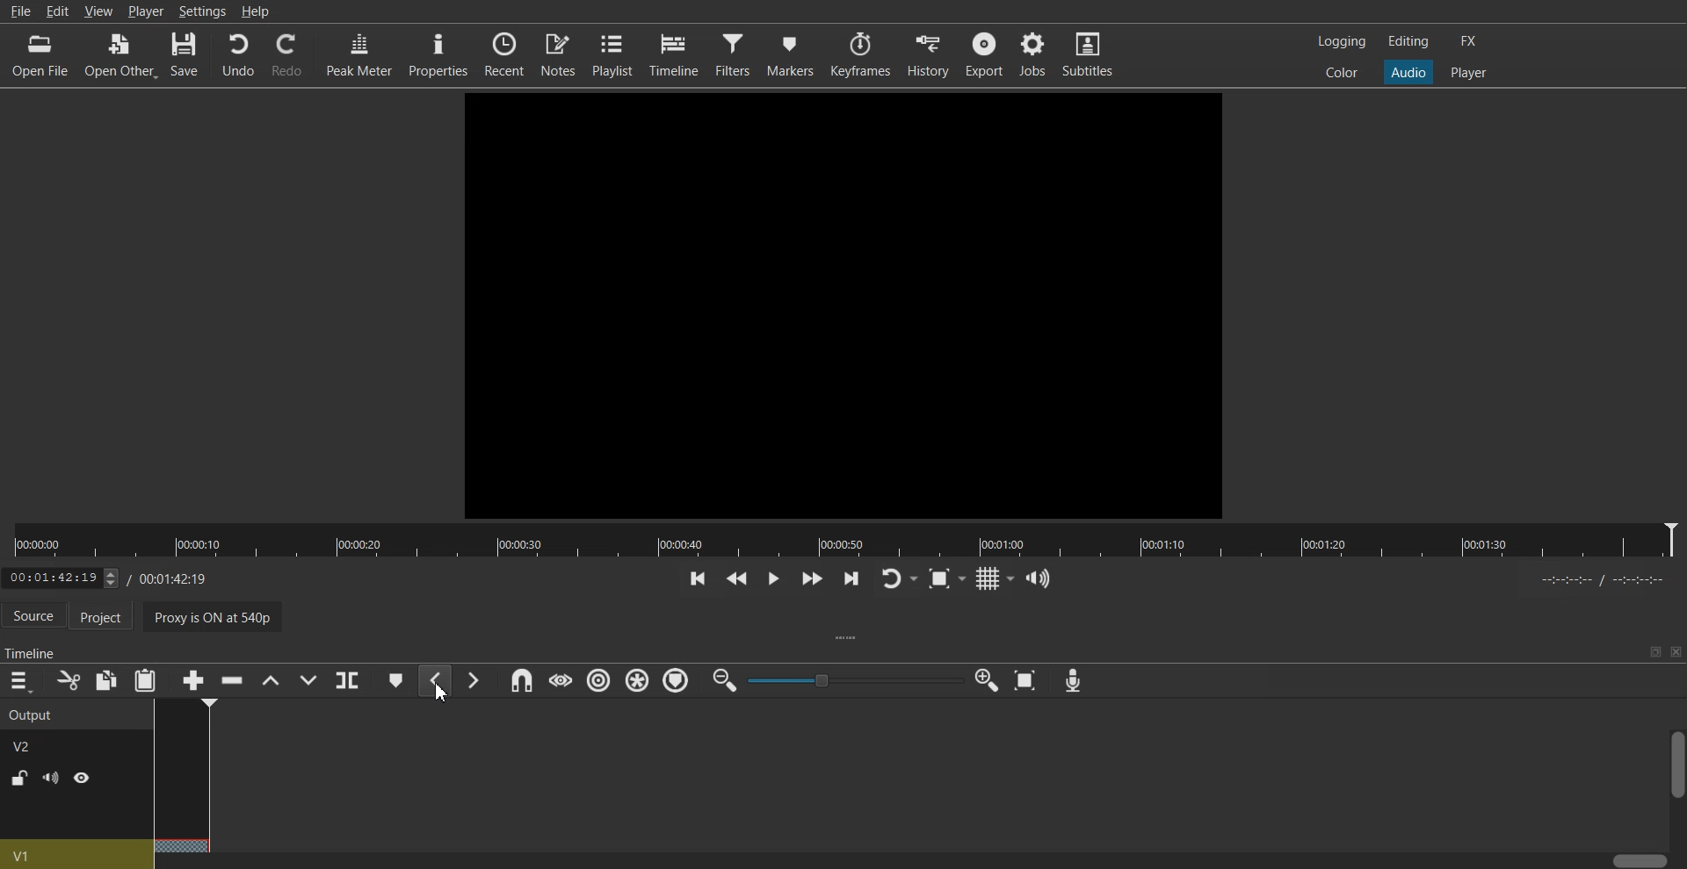  I want to click on Open Other, so click(121, 54).